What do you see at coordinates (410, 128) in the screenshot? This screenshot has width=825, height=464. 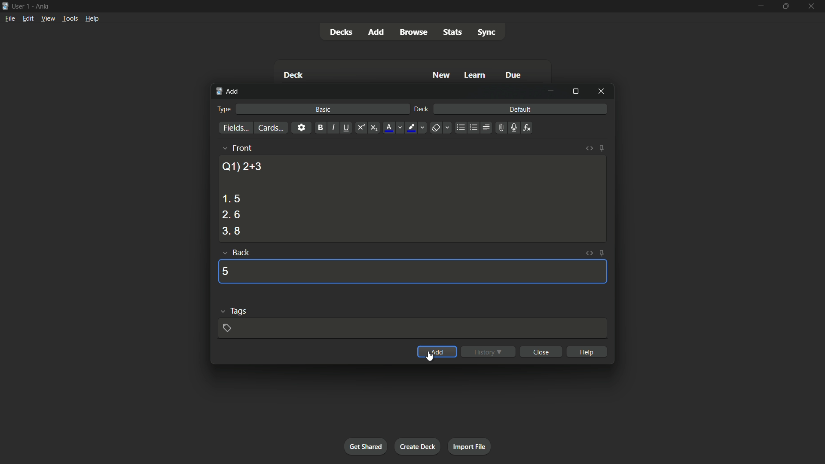 I see `highlight text` at bounding box center [410, 128].